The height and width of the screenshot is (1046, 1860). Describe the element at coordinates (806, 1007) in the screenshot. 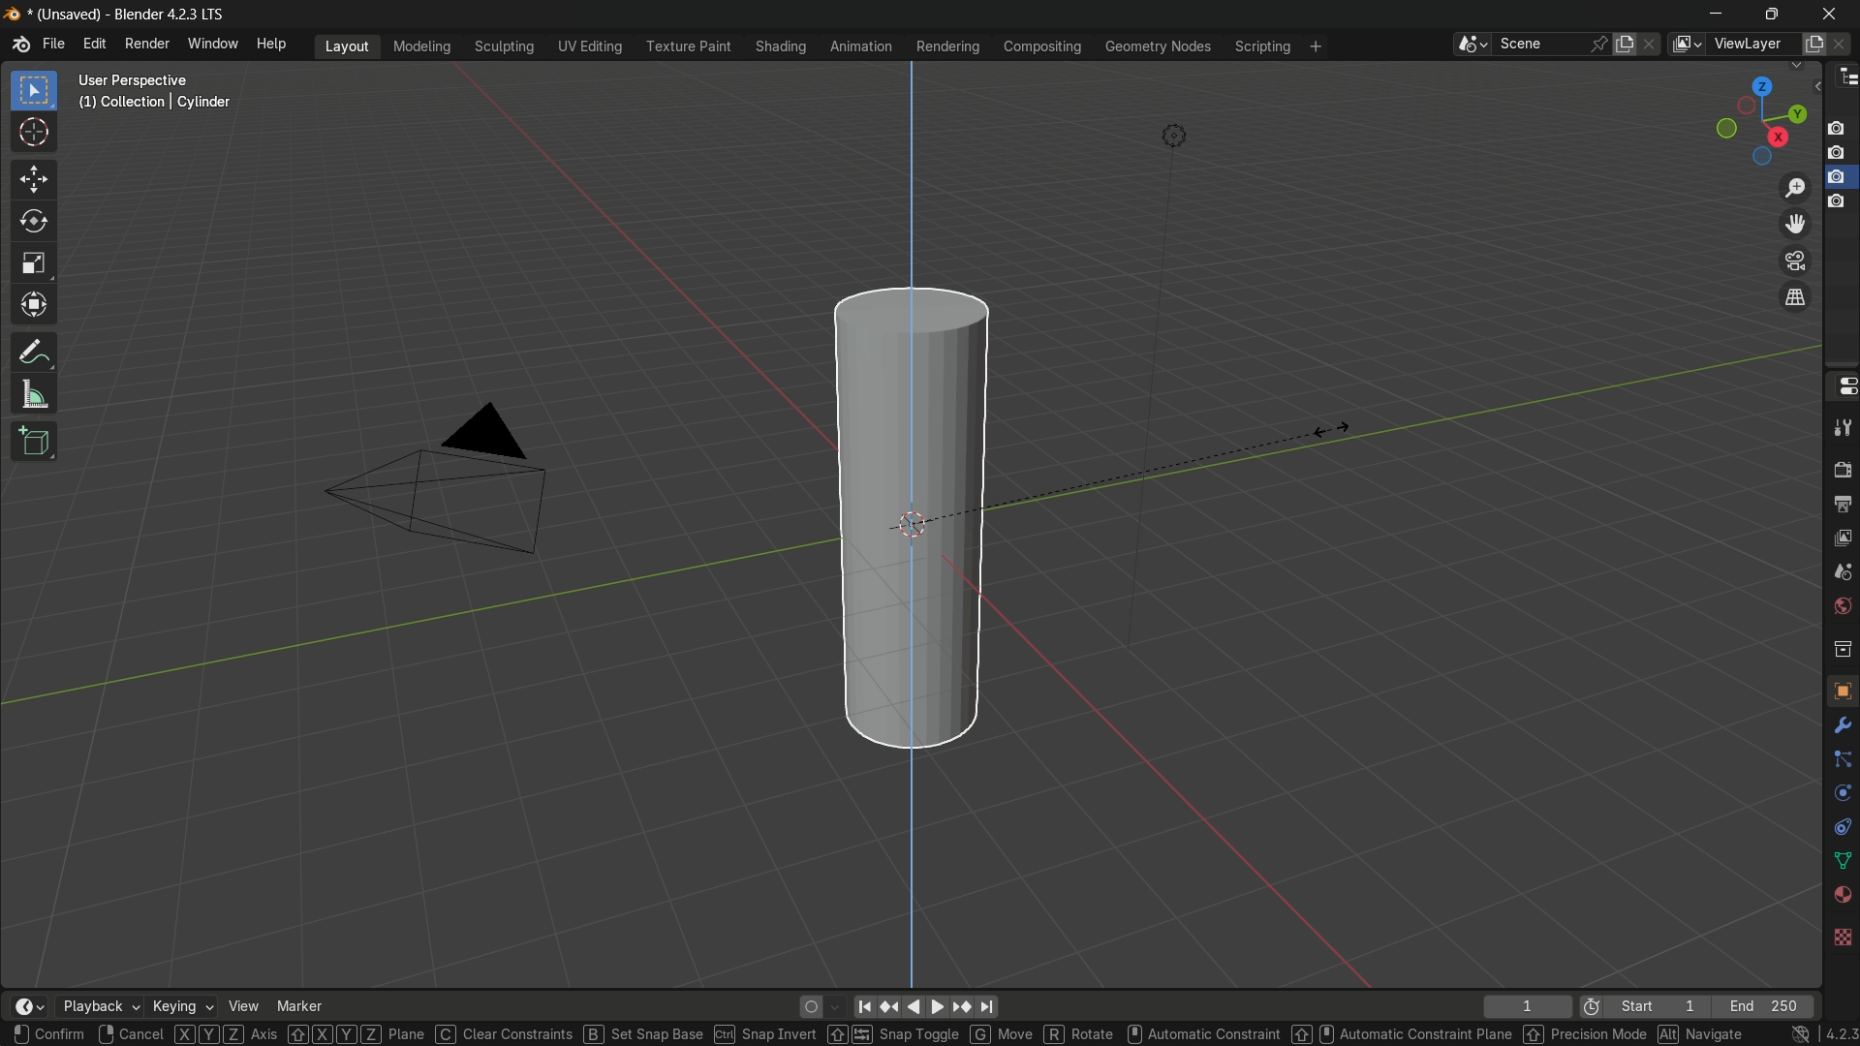

I see `auto keying` at that location.